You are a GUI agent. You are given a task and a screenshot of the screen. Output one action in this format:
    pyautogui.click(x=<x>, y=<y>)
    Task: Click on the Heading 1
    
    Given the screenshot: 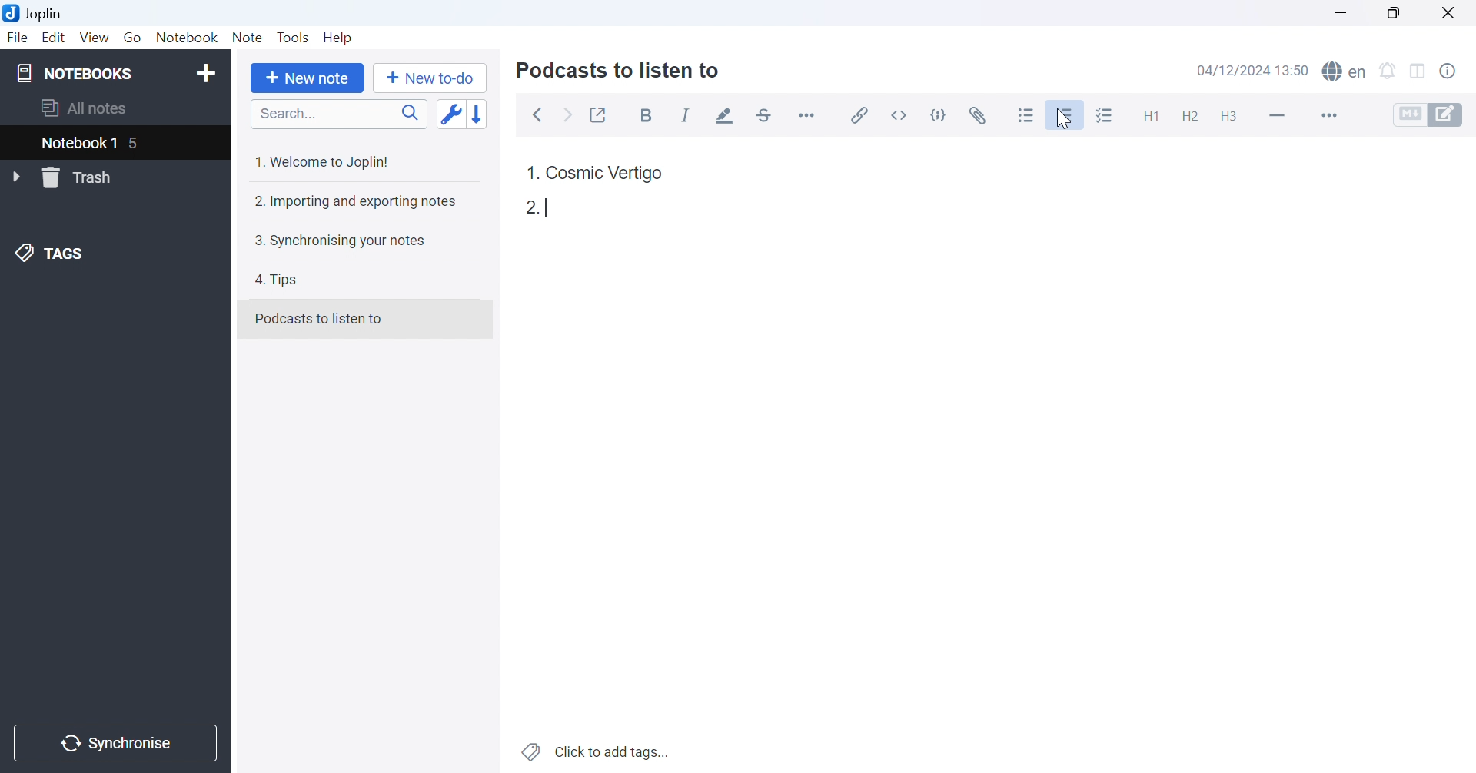 What is the action you would take?
    pyautogui.click(x=1146, y=113)
    